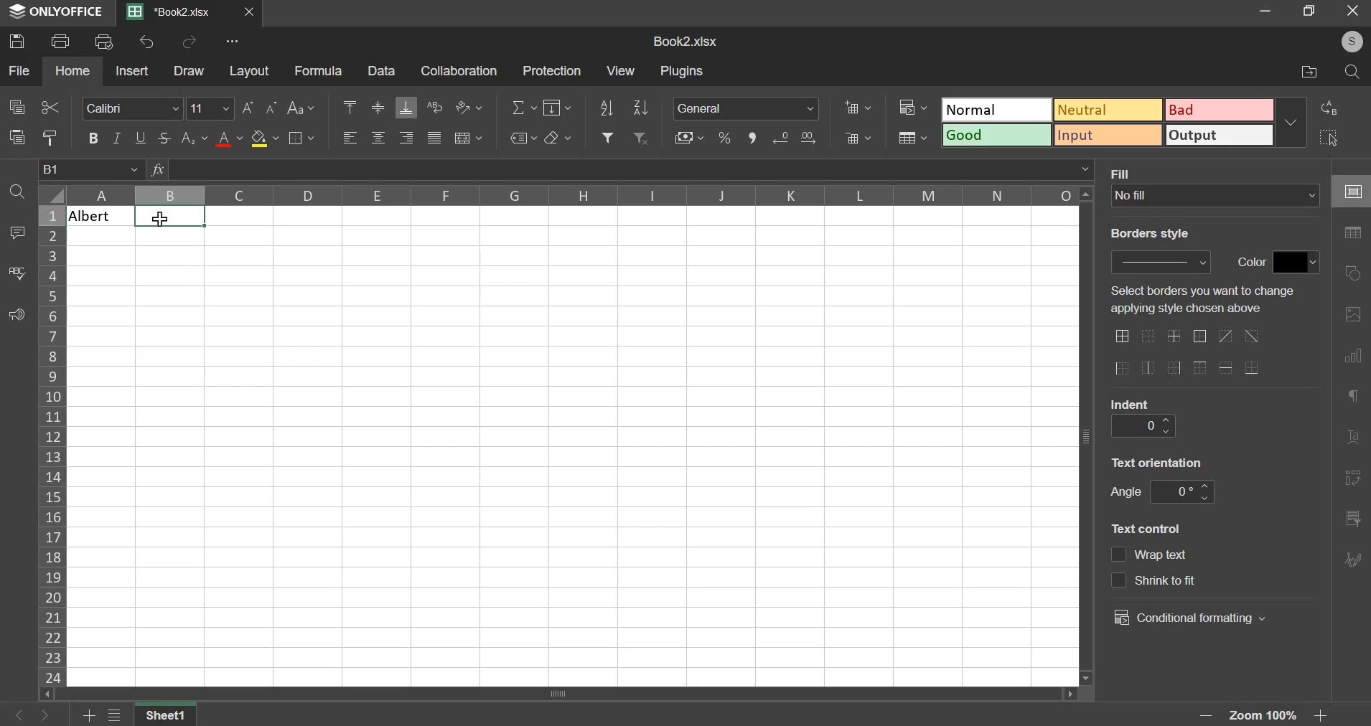  Describe the element at coordinates (378, 138) in the screenshot. I see `align center` at that location.